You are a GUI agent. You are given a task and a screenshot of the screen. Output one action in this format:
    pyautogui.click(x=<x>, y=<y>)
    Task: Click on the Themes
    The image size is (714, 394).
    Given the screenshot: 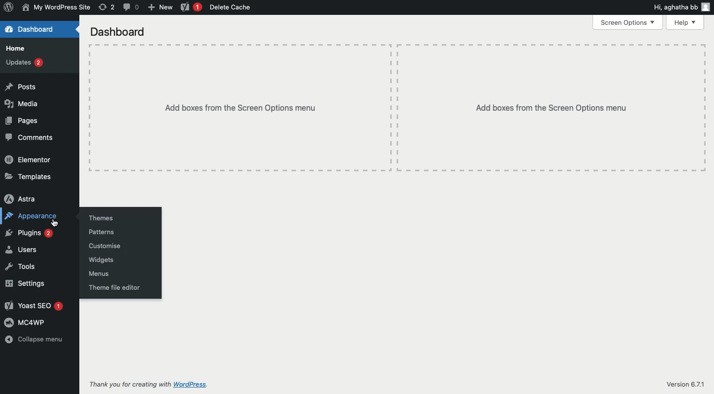 What is the action you would take?
    pyautogui.click(x=102, y=219)
    